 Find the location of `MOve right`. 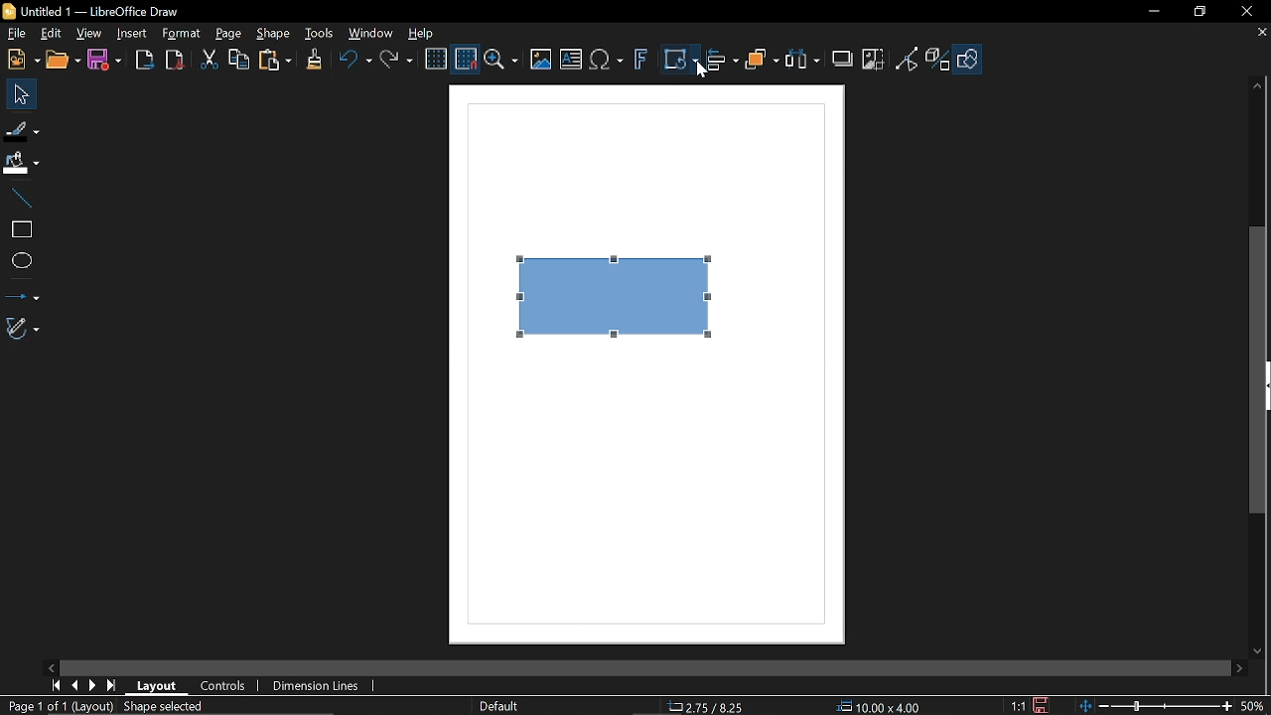

MOve right is located at coordinates (90, 686).